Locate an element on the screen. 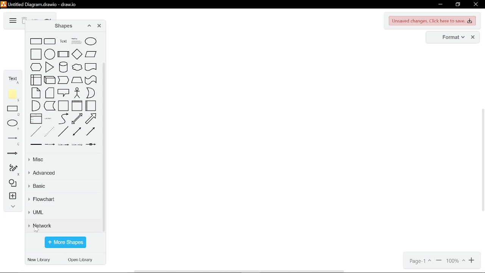 Image resolution: width=485 pixels, height=273 pixels. container is located at coordinates (63, 106).